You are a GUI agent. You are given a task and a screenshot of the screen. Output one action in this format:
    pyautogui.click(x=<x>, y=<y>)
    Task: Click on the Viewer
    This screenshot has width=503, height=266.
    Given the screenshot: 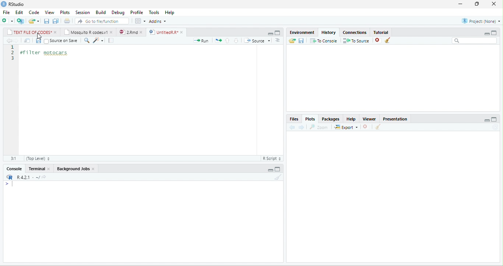 What is the action you would take?
    pyautogui.click(x=369, y=119)
    